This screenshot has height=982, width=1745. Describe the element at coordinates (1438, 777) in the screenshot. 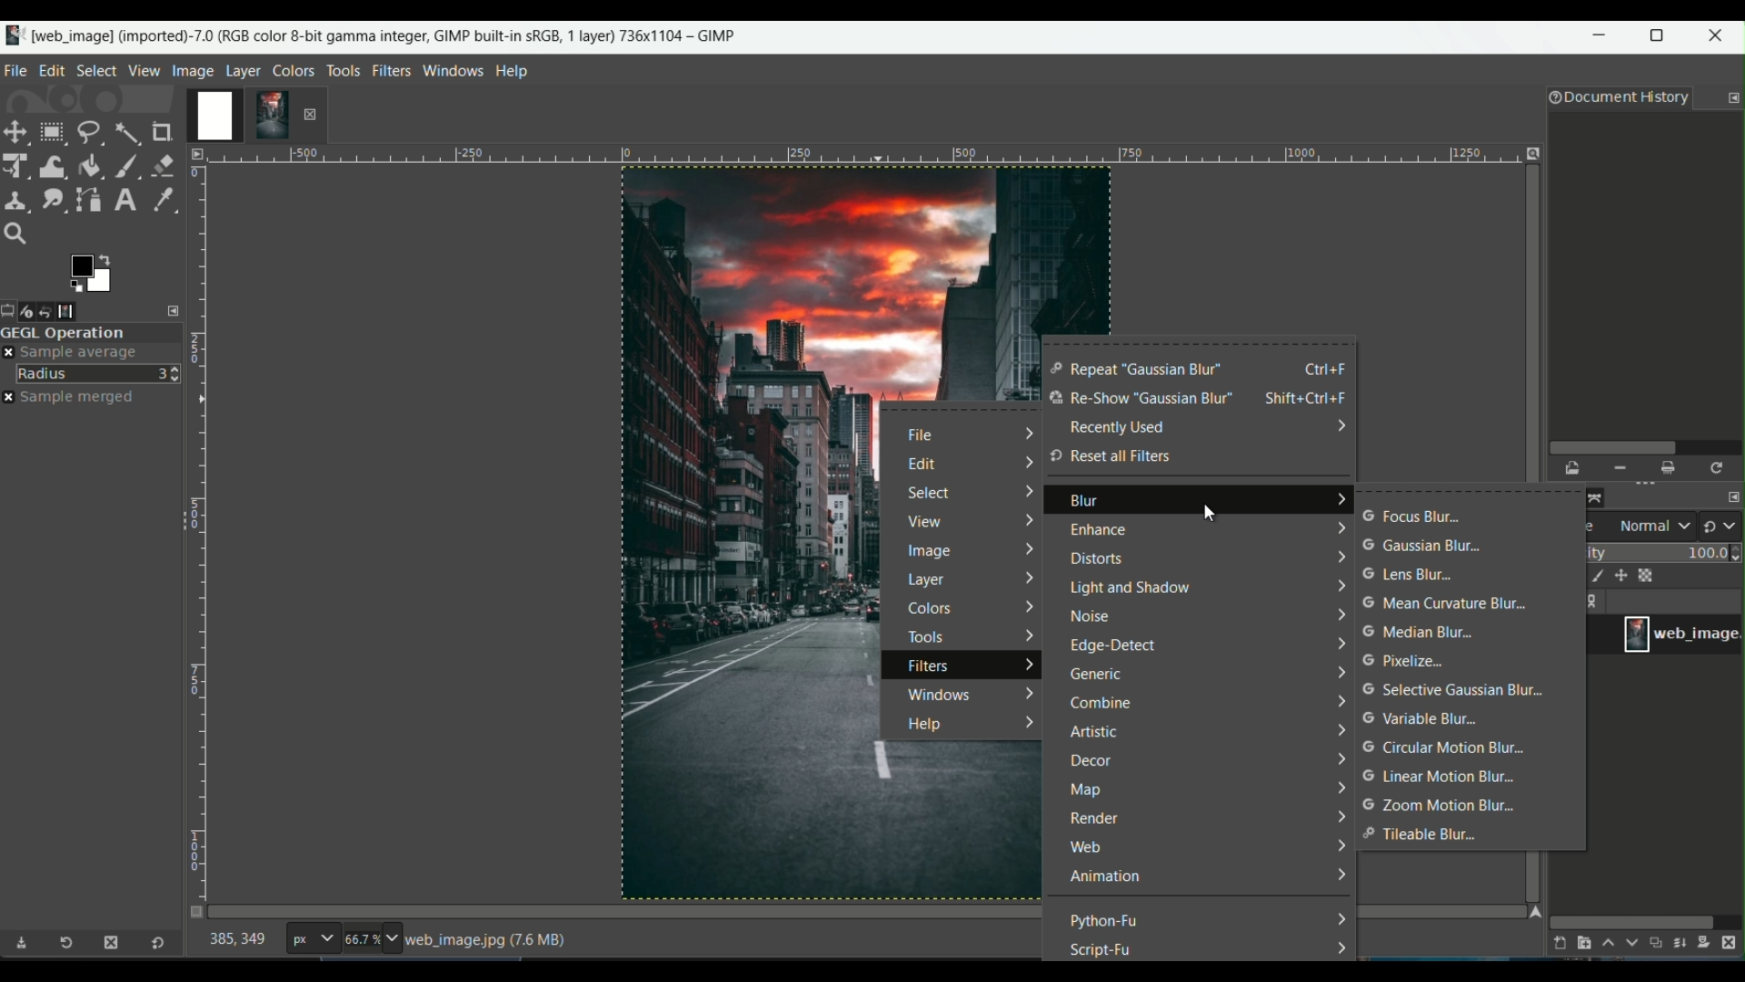

I see `linear motion blur` at that location.